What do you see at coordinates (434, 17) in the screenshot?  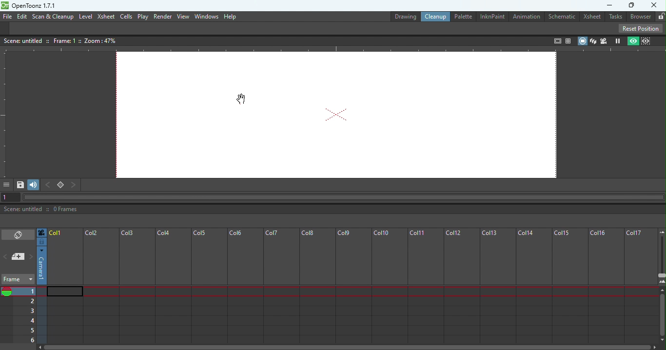 I see `Clean up` at bounding box center [434, 17].